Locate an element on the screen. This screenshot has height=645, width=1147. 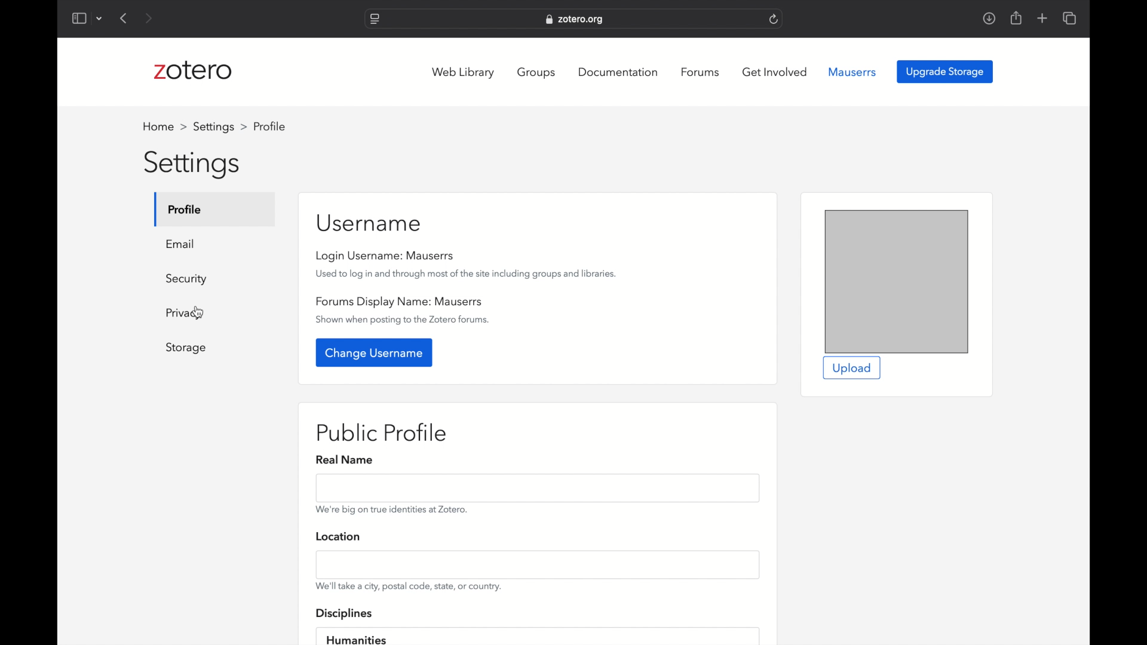
cursor is located at coordinates (198, 314).